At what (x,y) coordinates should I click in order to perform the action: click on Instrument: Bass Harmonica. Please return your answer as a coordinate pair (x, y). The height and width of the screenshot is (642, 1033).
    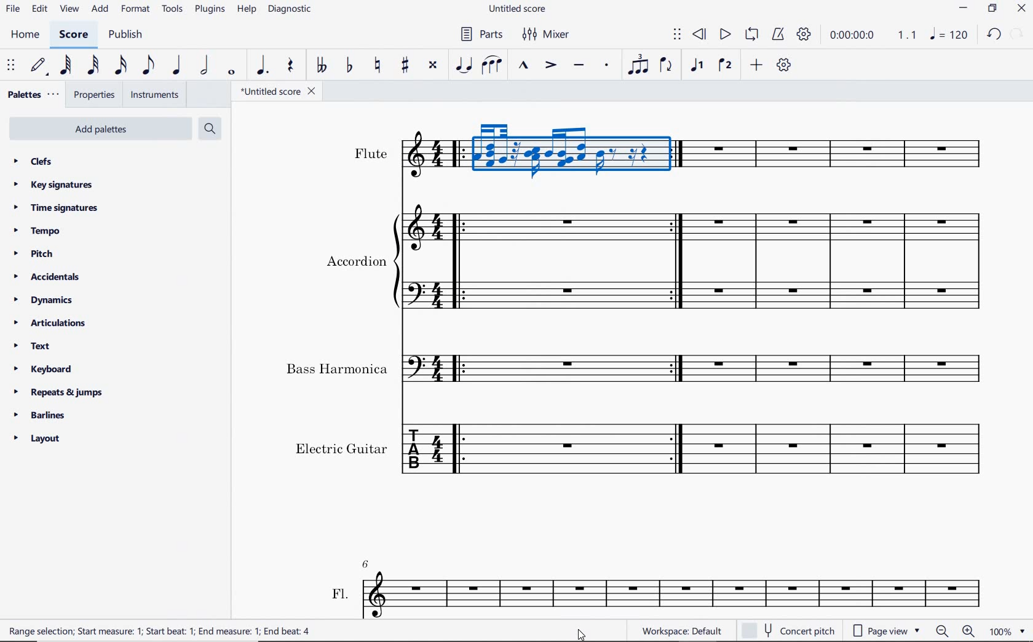
    Looking at the image, I should click on (638, 364).